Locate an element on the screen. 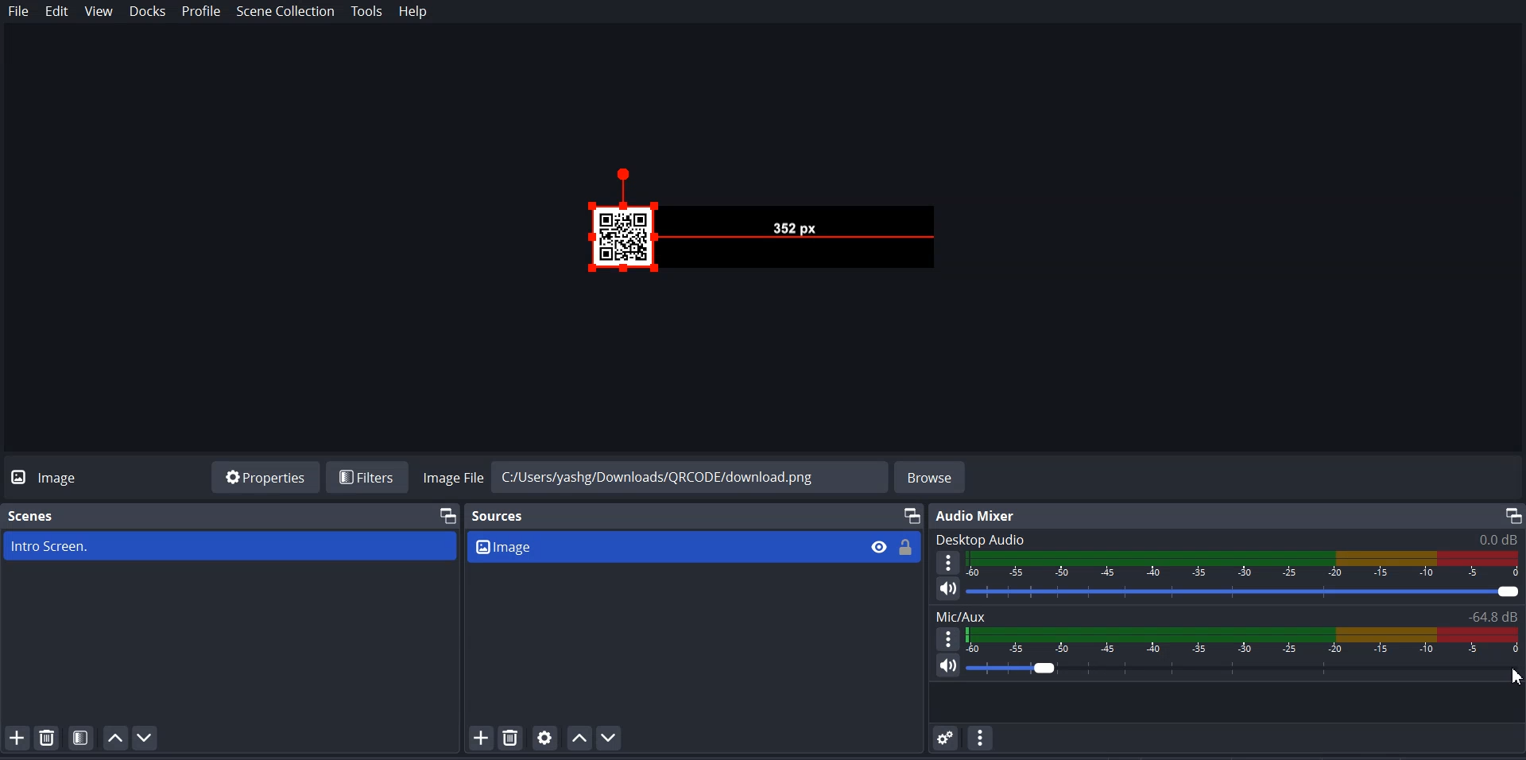  Scene is located at coordinates (33, 516).